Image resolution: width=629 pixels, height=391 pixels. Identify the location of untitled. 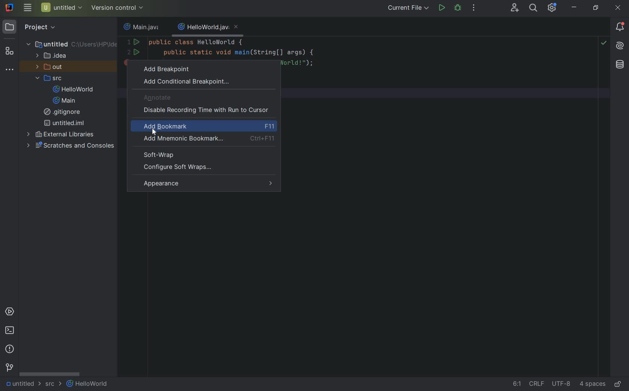
(64, 123).